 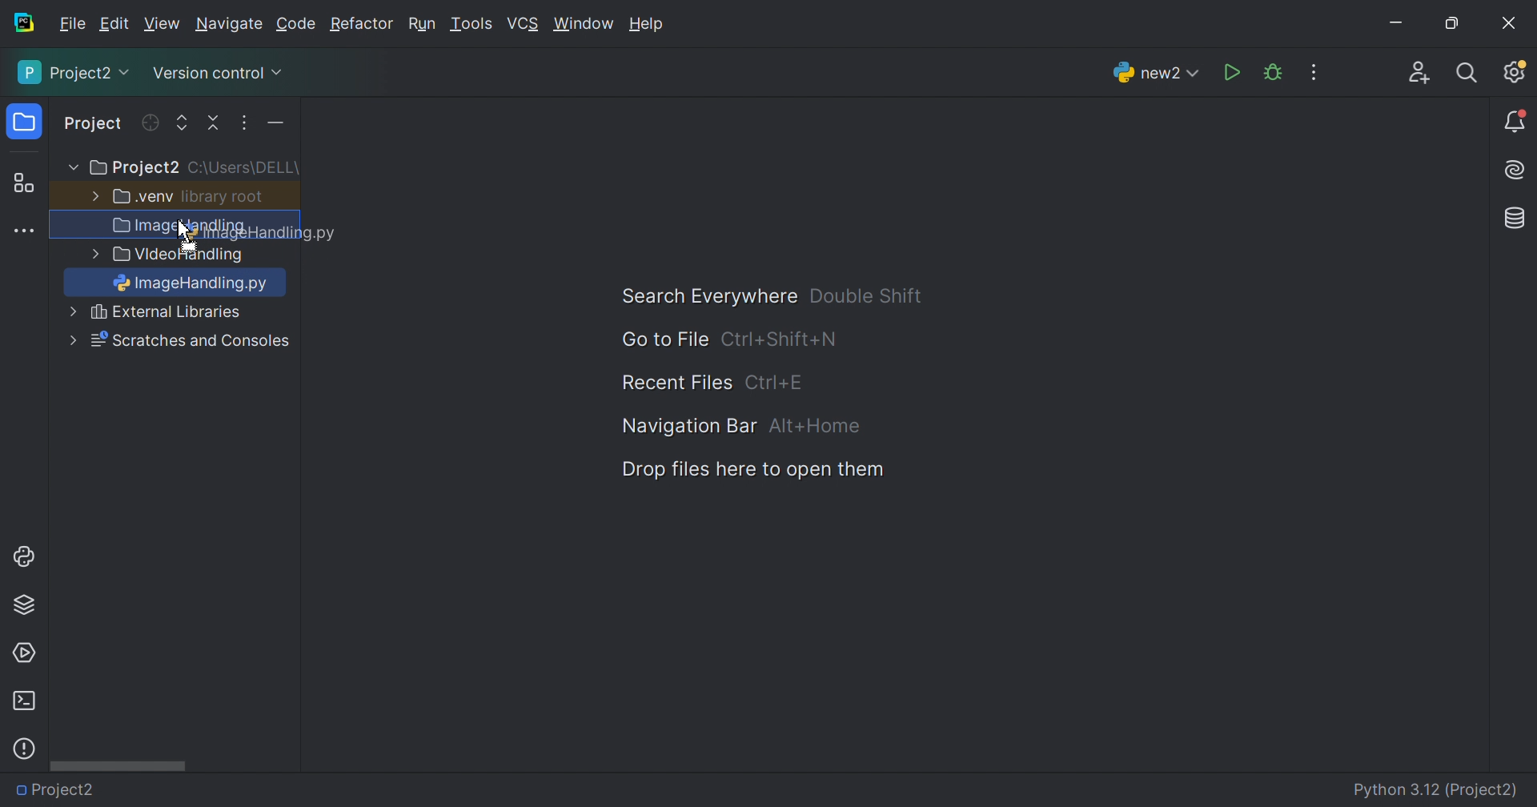 What do you see at coordinates (118, 765) in the screenshot?
I see `Scroll bar` at bounding box center [118, 765].